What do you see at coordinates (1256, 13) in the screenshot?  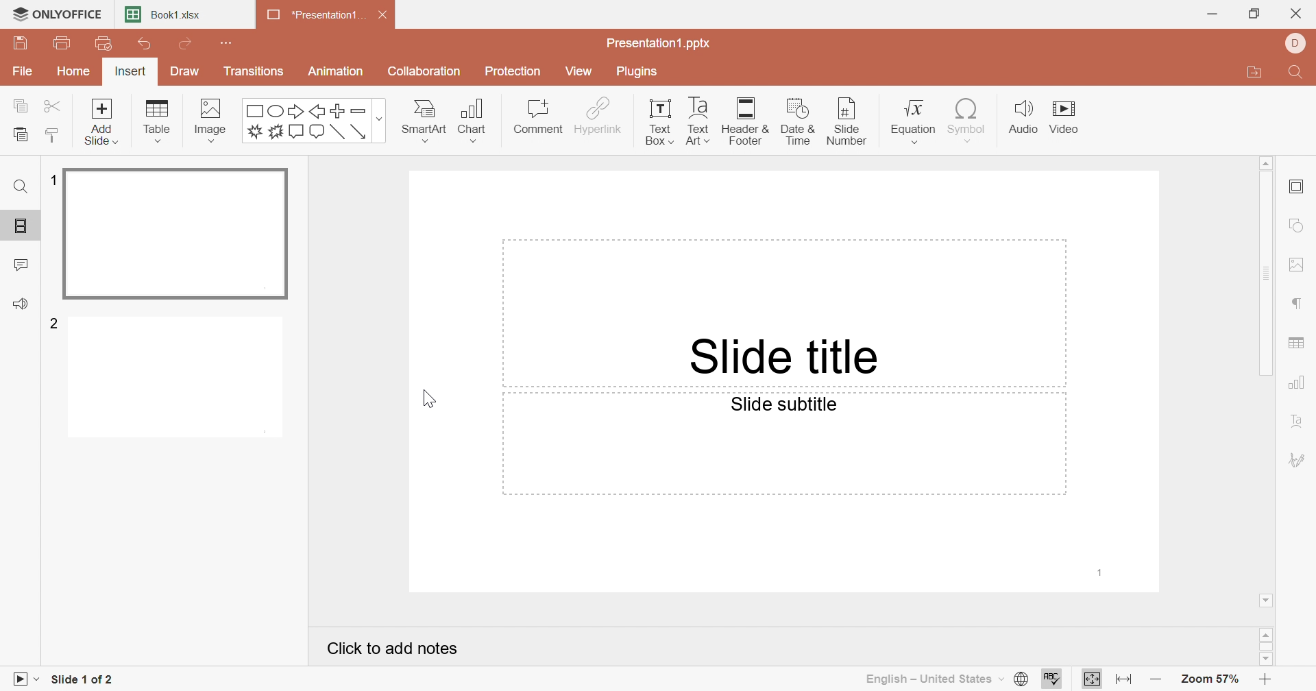 I see `Restore down` at bounding box center [1256, 13].